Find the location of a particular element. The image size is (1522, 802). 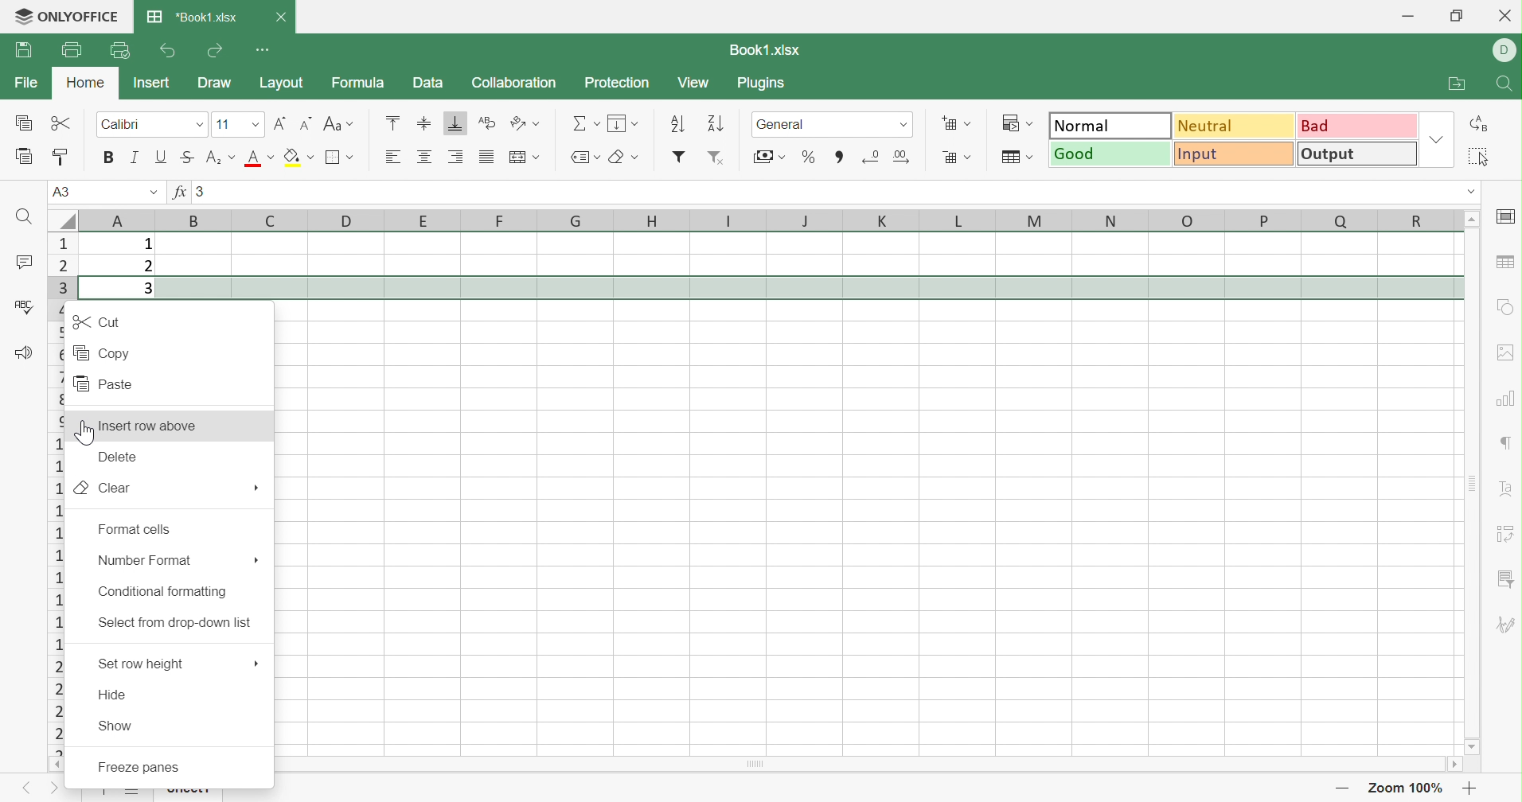

Wrap Text is located at coordinates (486, 121).